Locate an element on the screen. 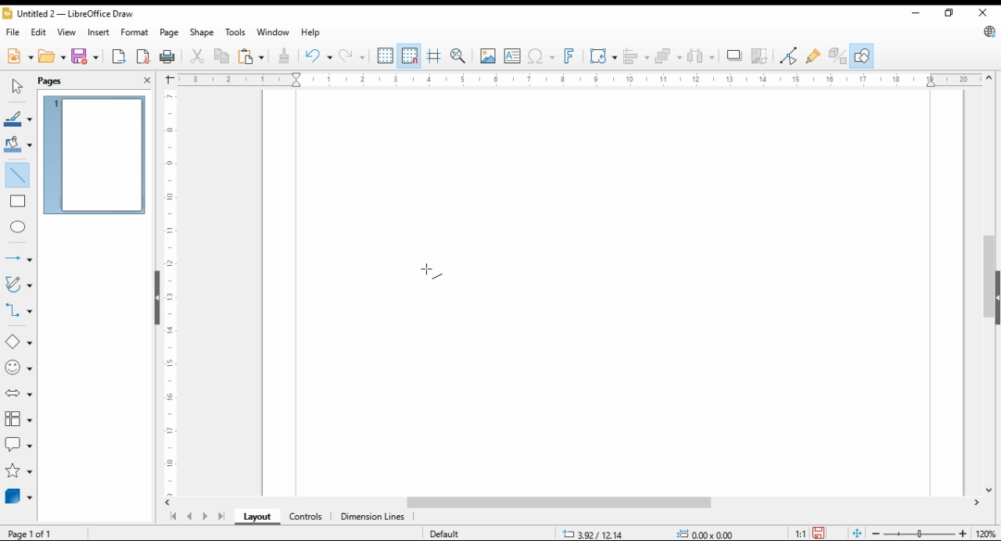 The image size is (1001, 541). insert line is located at coordinates (19, 175).